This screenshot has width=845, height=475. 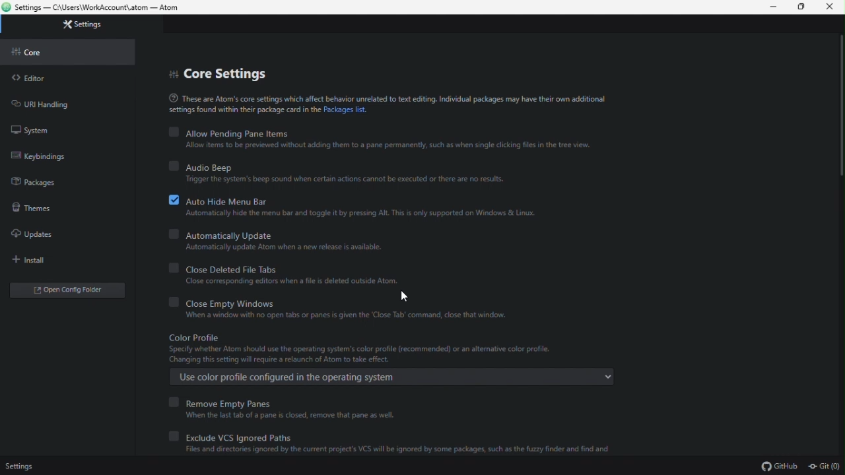 What do you see at coordinates (386, 400) in the screenshot?
I see `remove empty panes` at bounding box center [386, 400].